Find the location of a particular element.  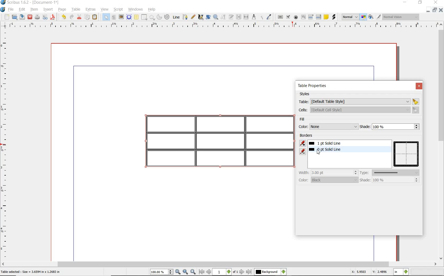

border added is located at coordinates (342, 149).